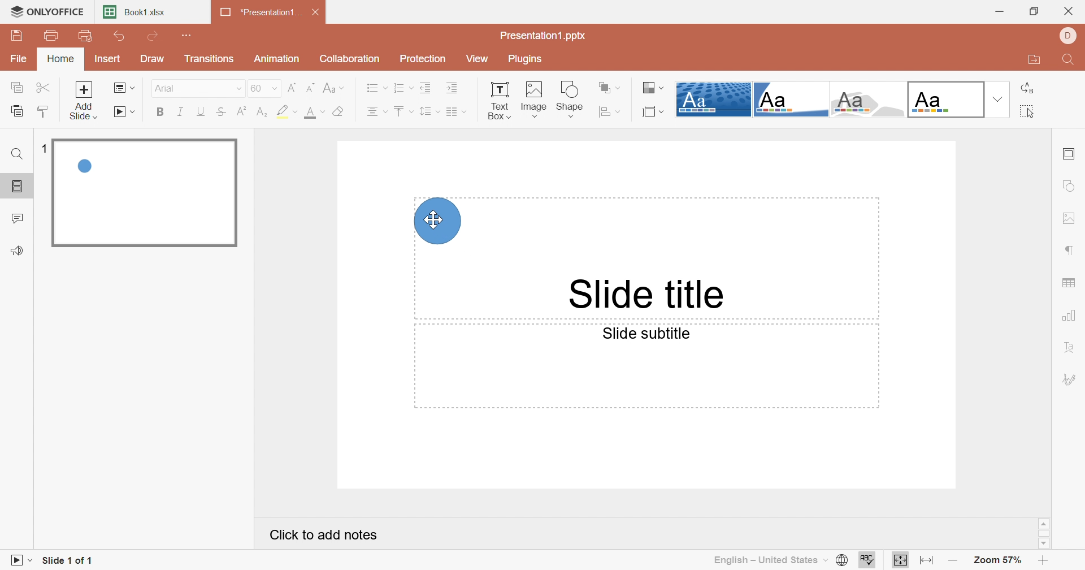  I want to click on Open file location, so click(1031, 61).